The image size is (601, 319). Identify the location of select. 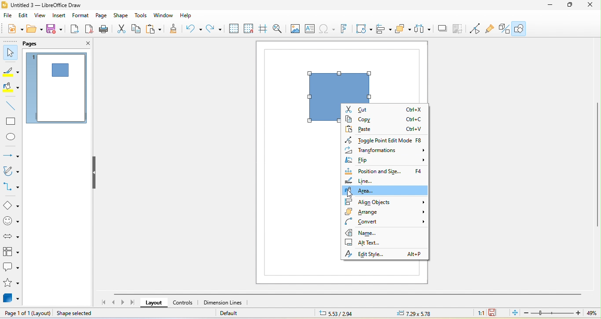
(10, 54).